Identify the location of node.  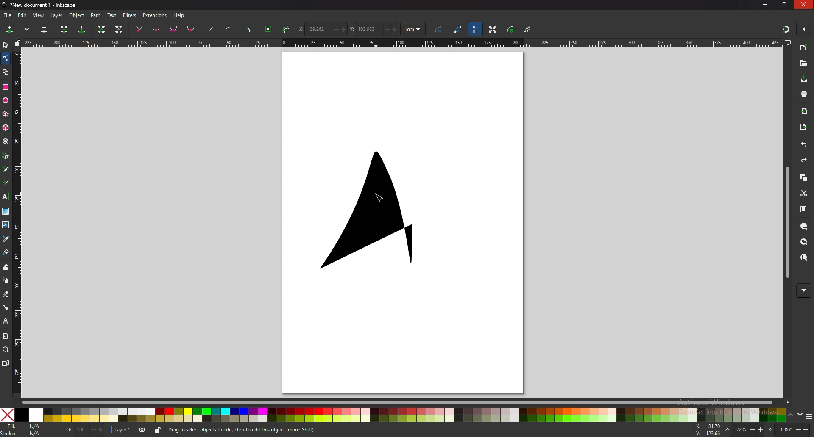
(5, 58).